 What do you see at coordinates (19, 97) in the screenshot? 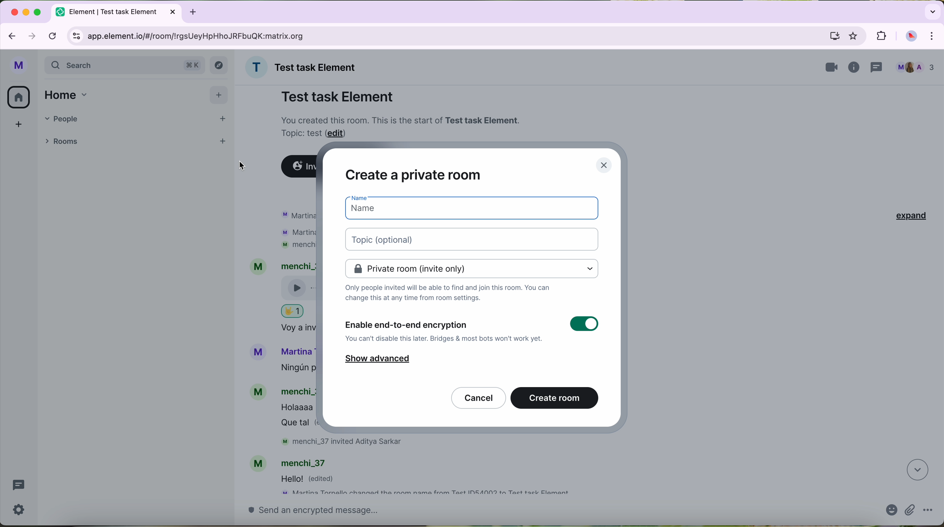
I see `home button` at bounding box center [19, 97].